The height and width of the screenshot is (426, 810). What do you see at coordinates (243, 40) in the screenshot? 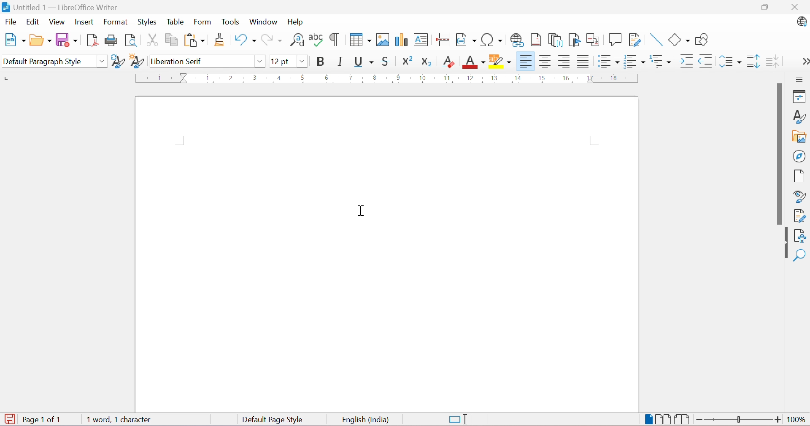
I see `Undo` at bounding box center [243, 40].